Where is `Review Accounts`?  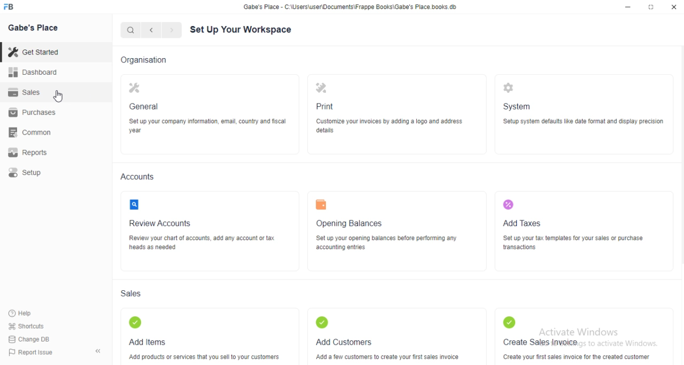
Review Accounts is located at coordinates (160, 223).